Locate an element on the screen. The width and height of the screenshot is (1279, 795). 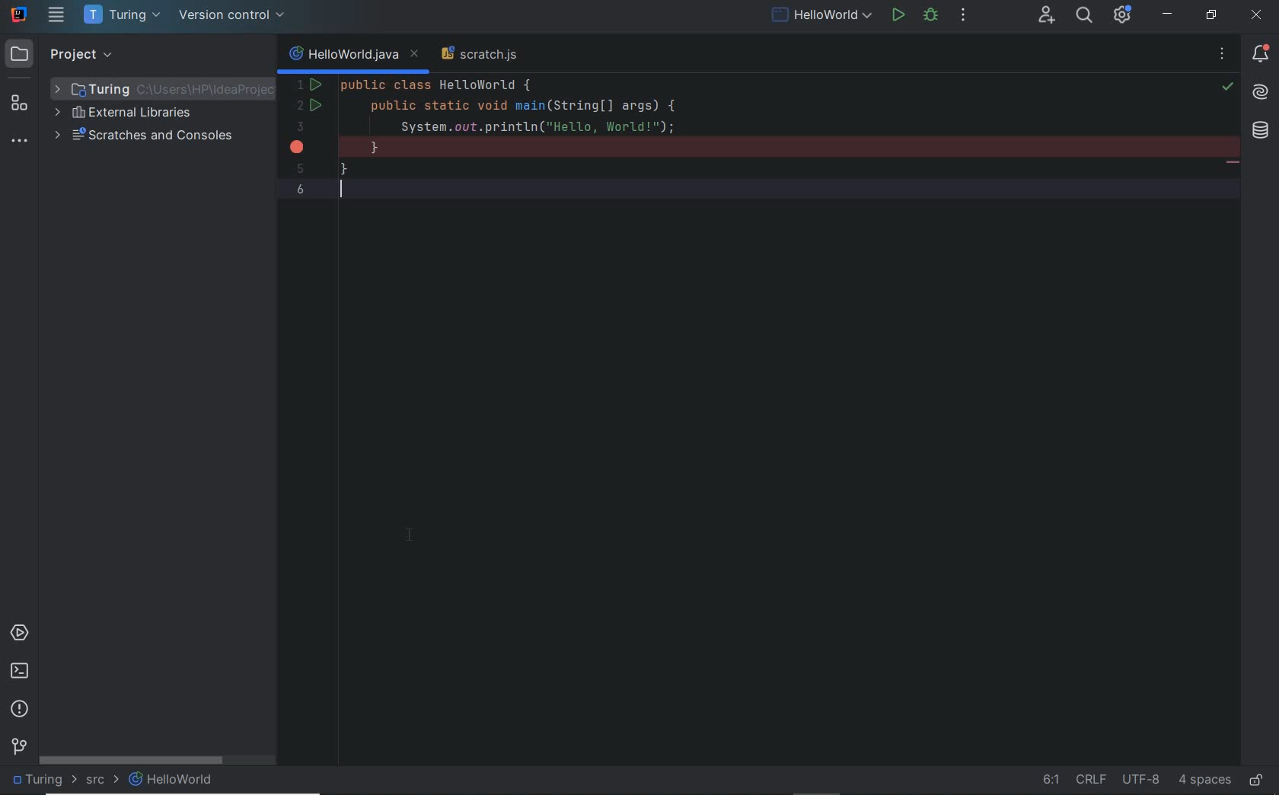
close tab is located at coordinates (415, 55).